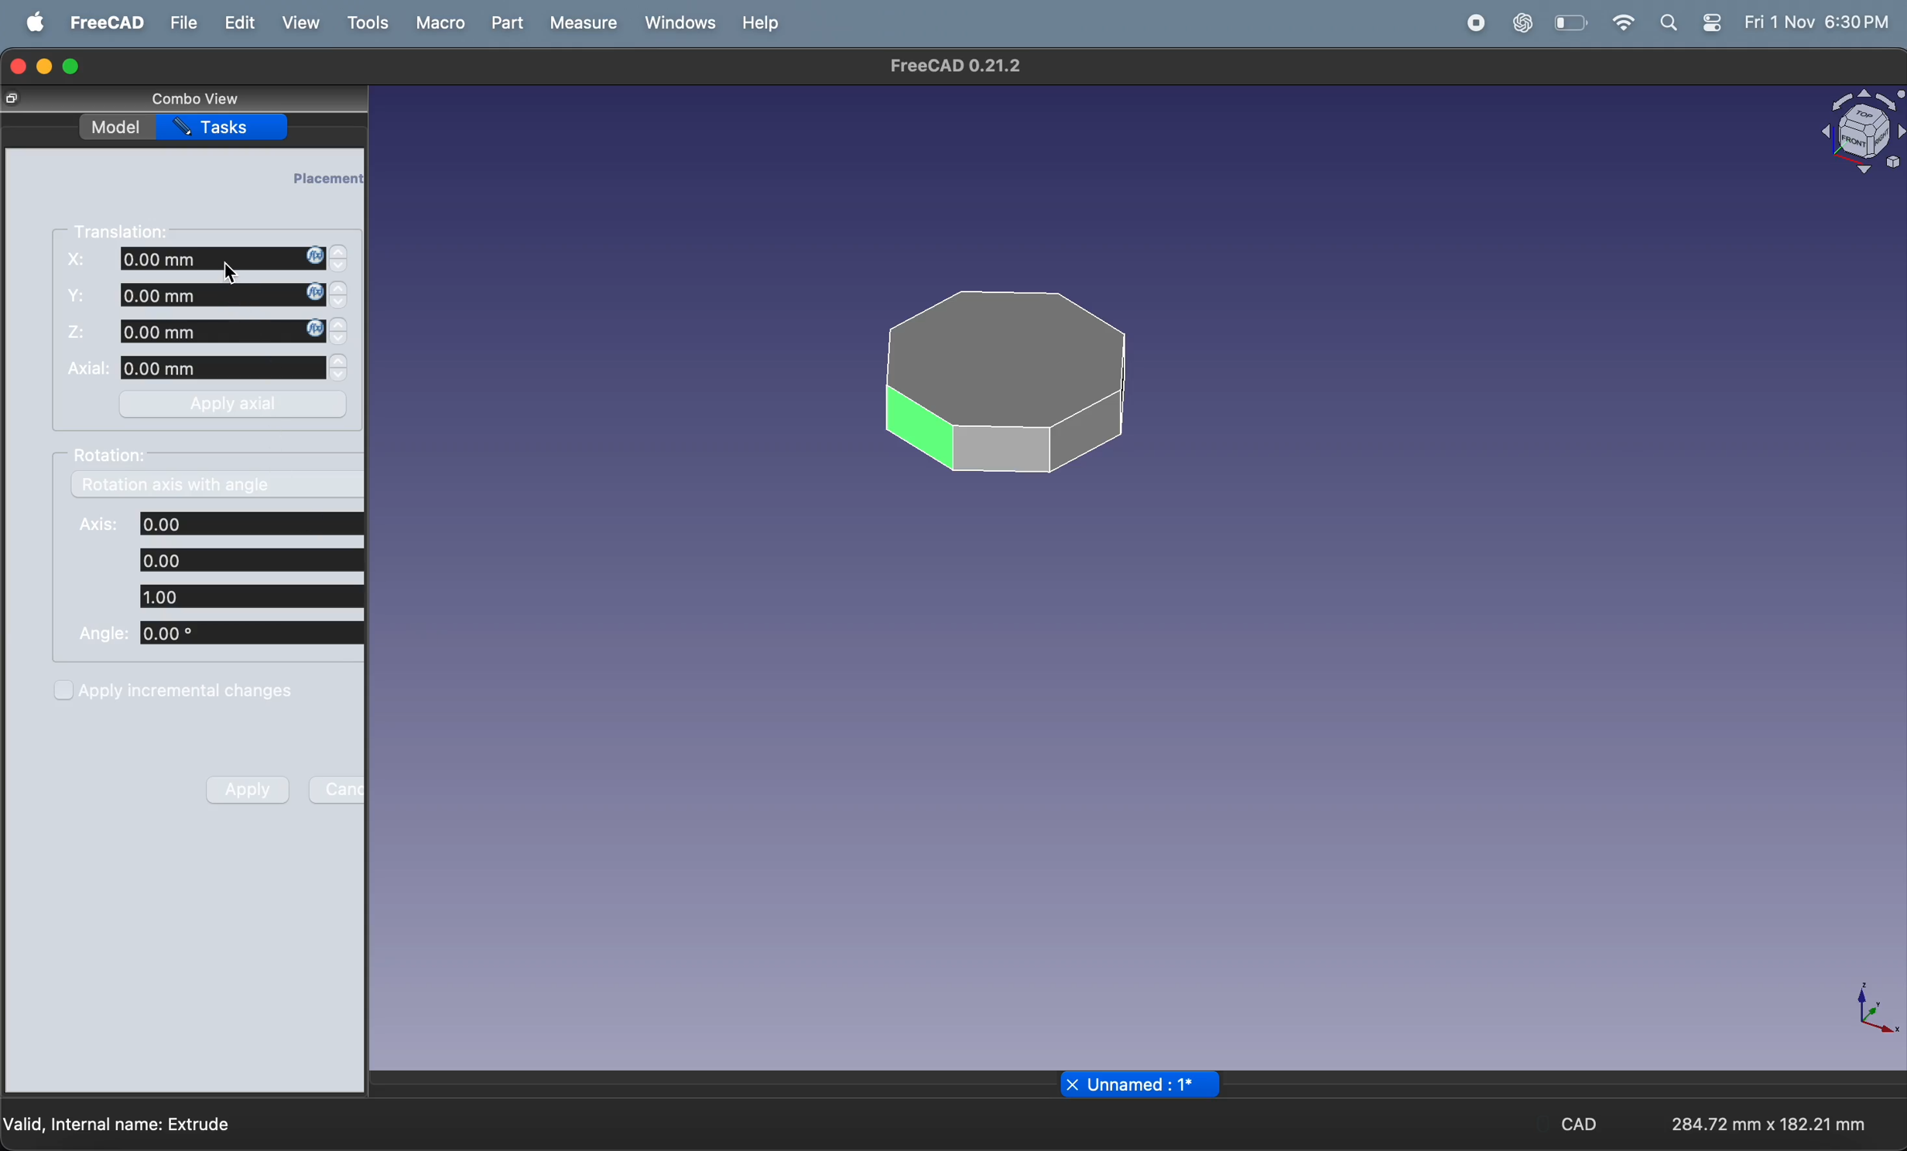 This screenshot has width=1907, height=1151. I want to click on Apply axial, so click(238, 404).